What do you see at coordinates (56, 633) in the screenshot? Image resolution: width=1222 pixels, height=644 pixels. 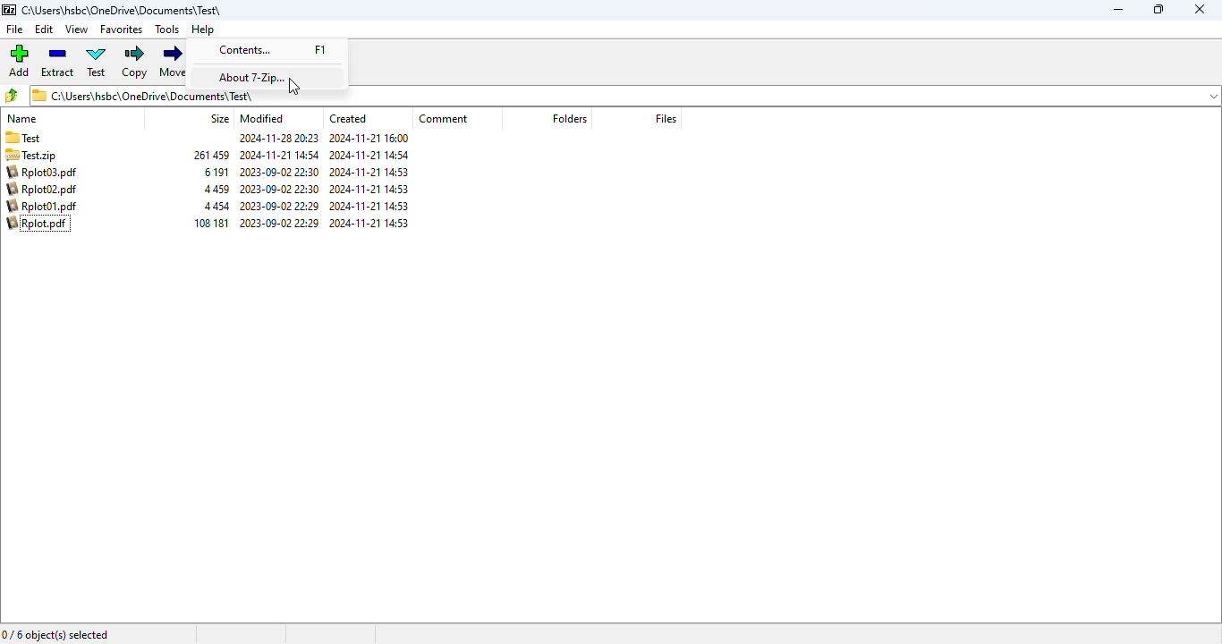 I see `0/6 object(s) selected` at bounding box center [56, 633].